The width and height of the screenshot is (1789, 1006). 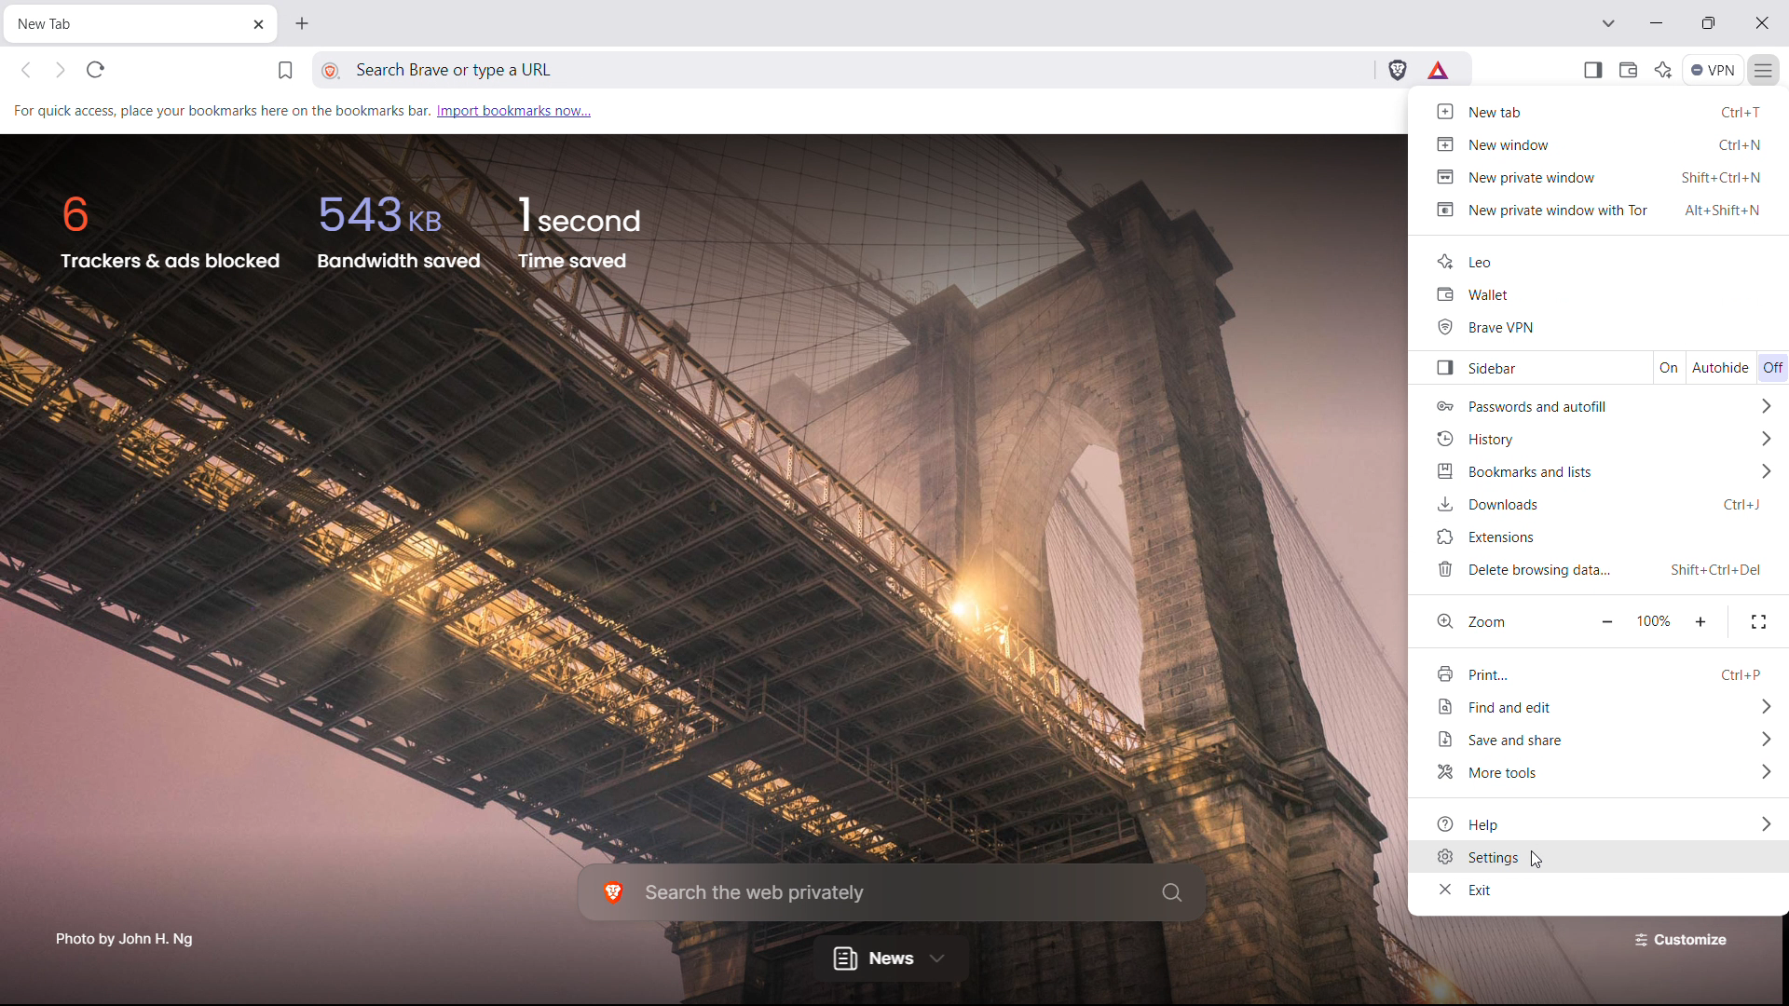 What do you see at coordinates (1038, 222) in the screenshot?
I see `background` at bounding box center [1038, 222].